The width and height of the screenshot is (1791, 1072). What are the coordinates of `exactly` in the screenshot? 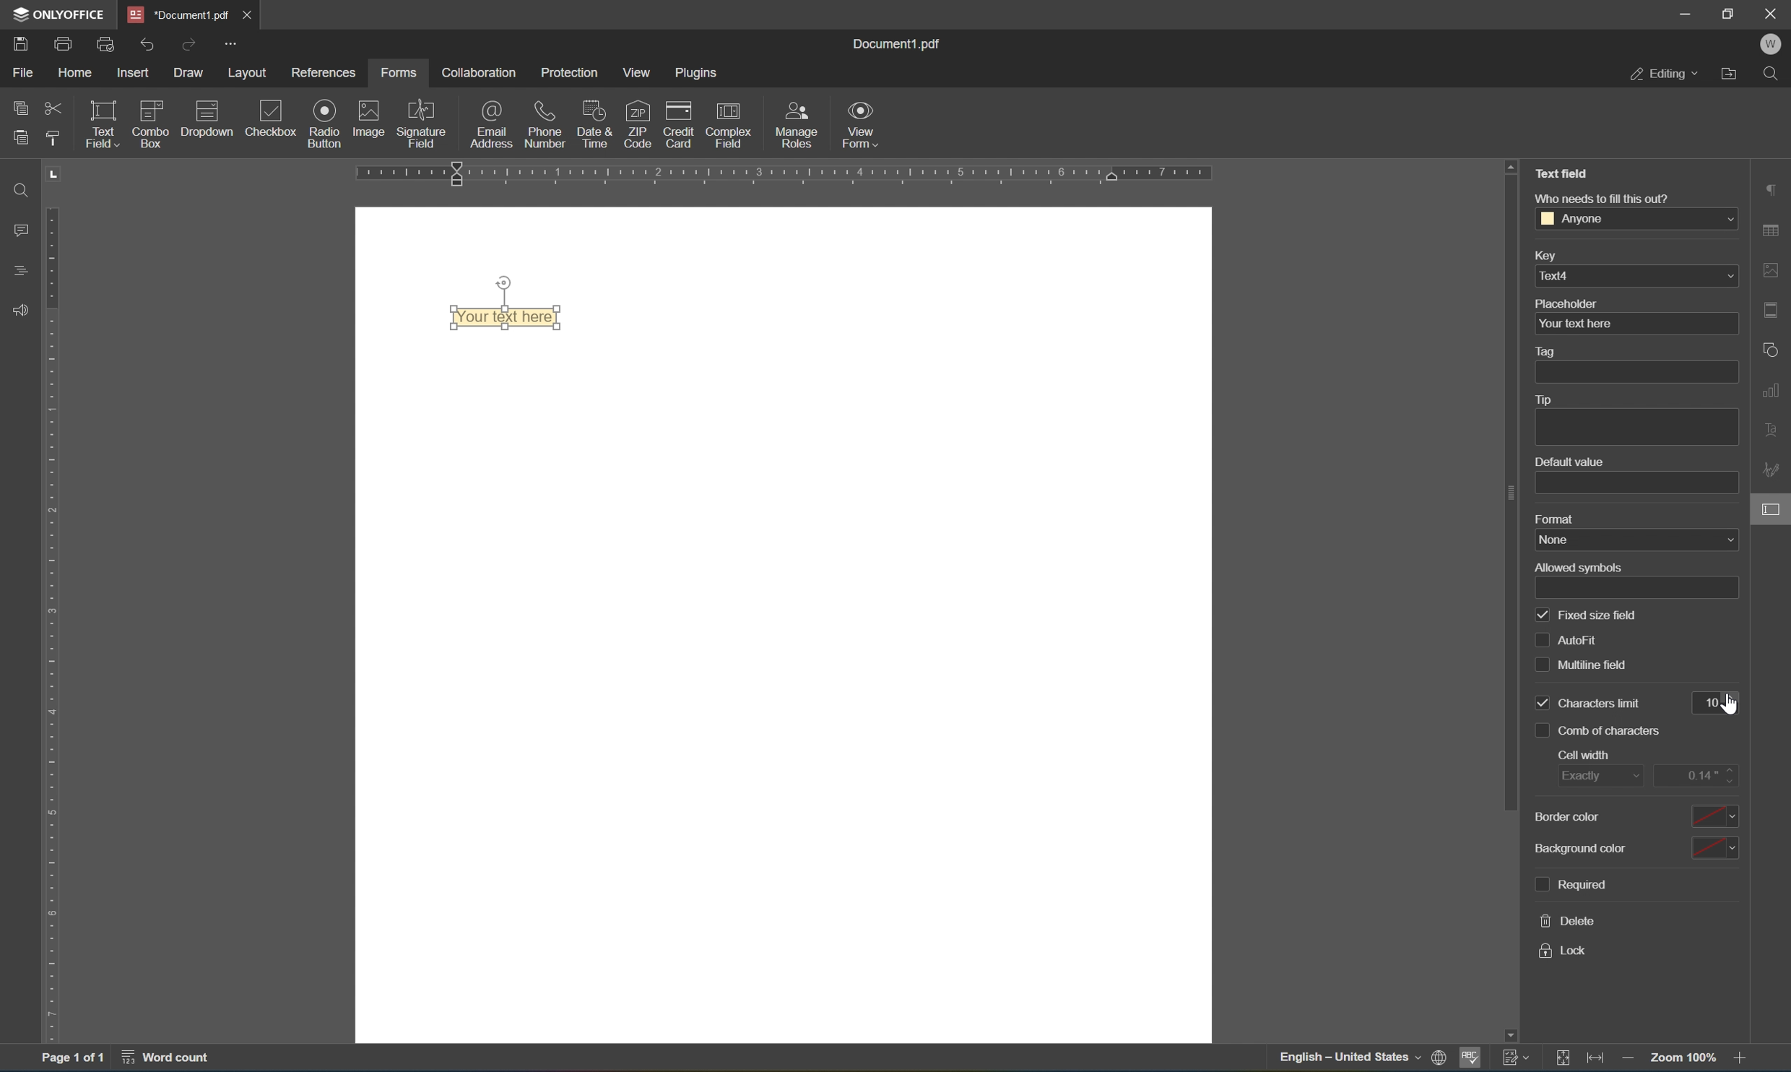 It's located at (1600, 774).